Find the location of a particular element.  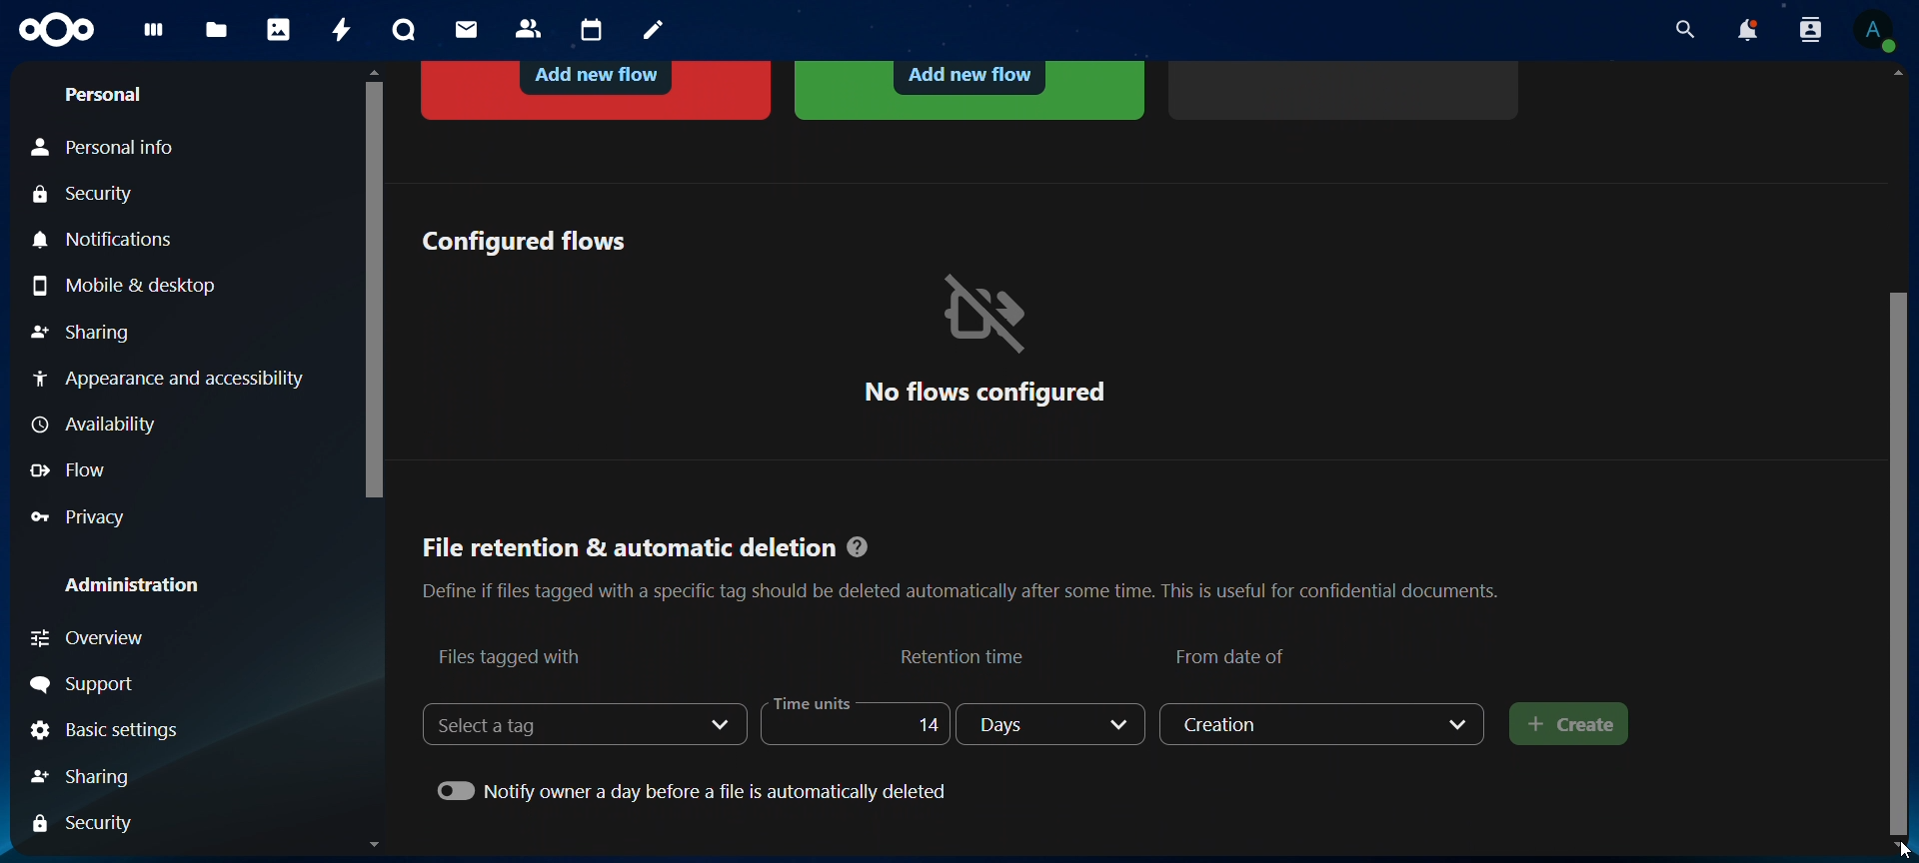

dashboard is located at coordinates (155, 36).